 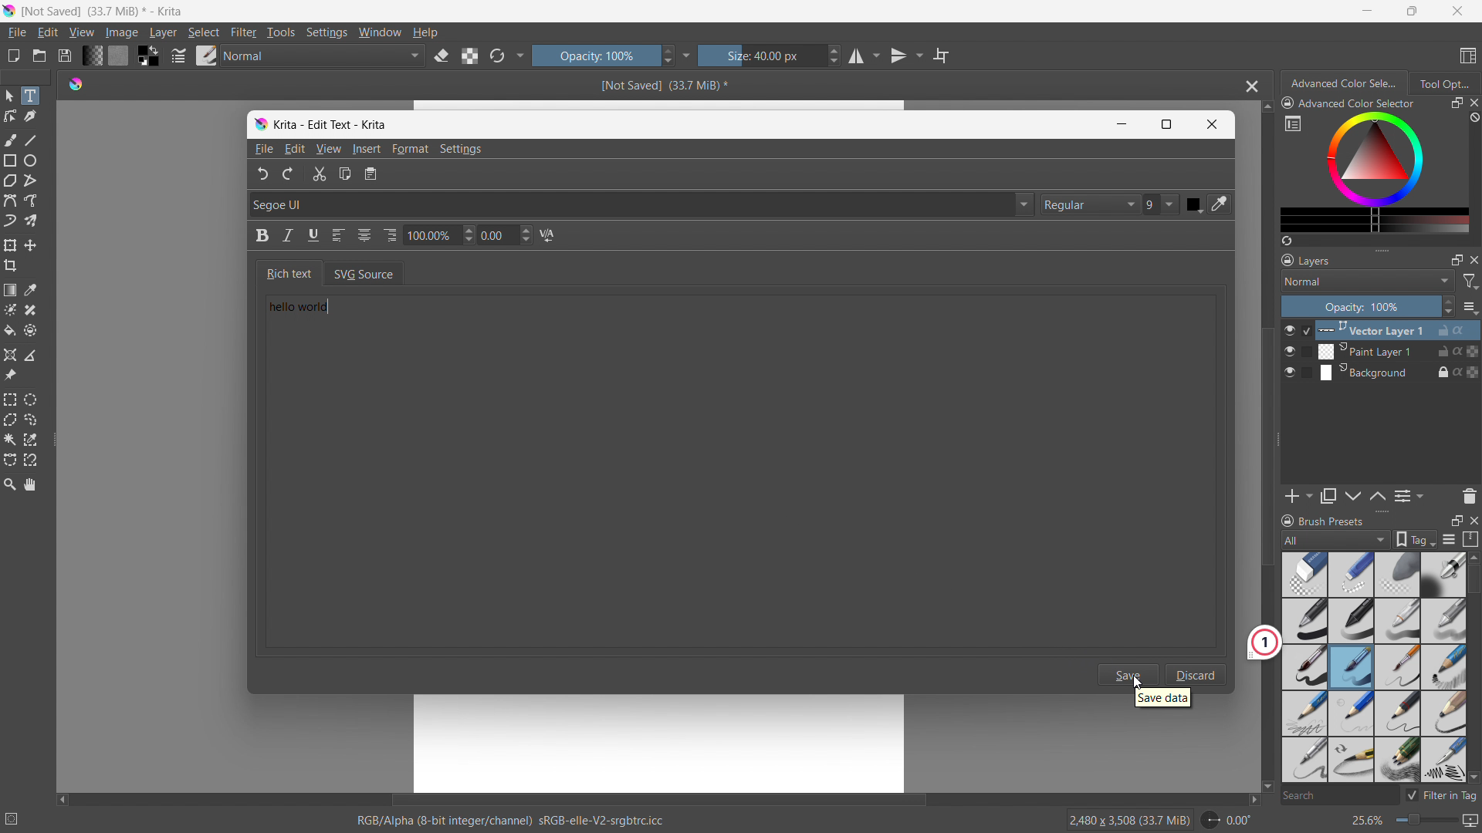 I want to click on Brush, so click(x=1352, y=667).